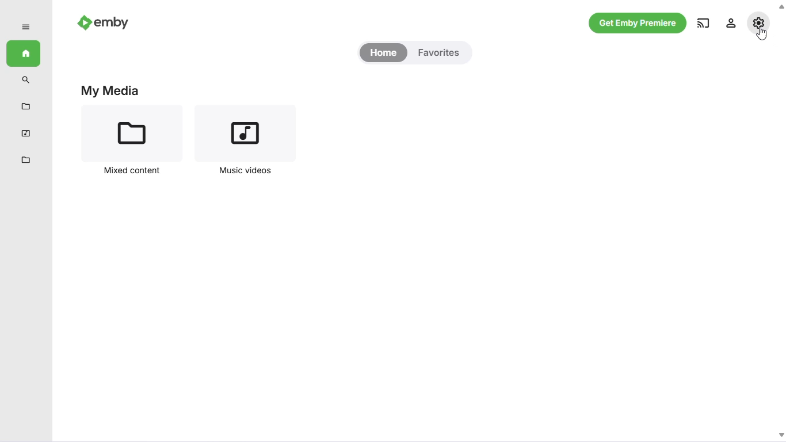  What do you see at coordinates (781, 222) in the screenshot?
I see `scrollbar` at bounding box center [781, 222].